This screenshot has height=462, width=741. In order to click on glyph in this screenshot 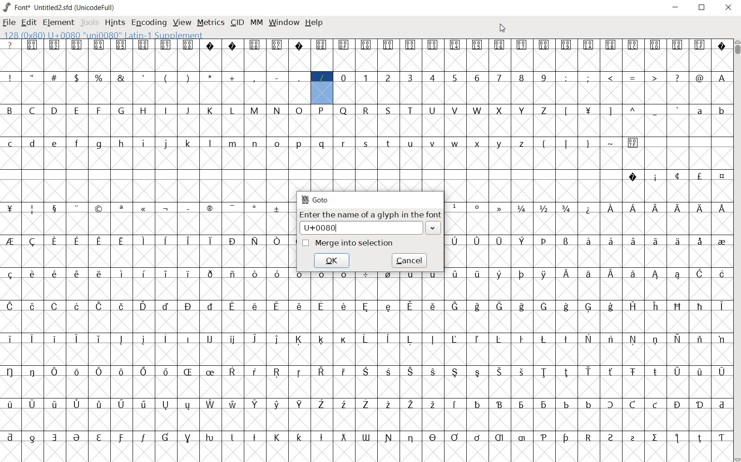, I will do `click(343, 372)`.